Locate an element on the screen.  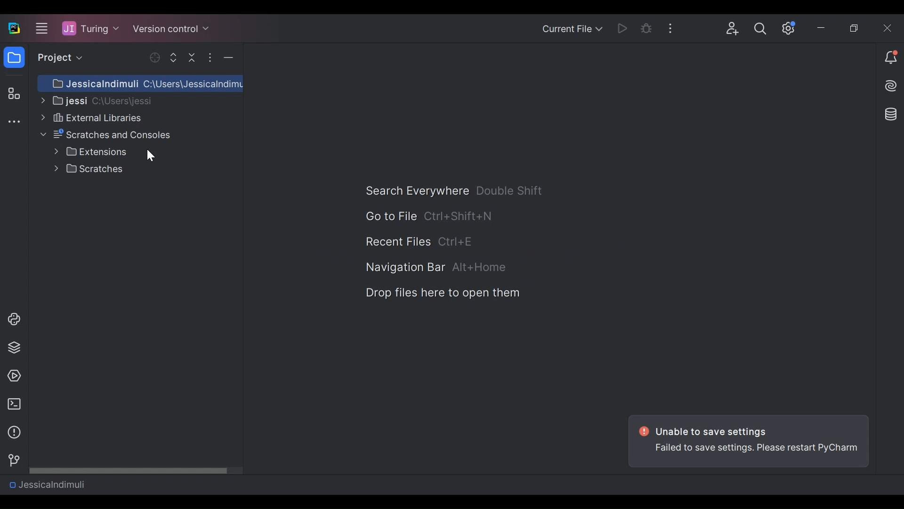
folder is located at coordinates (14, 59).